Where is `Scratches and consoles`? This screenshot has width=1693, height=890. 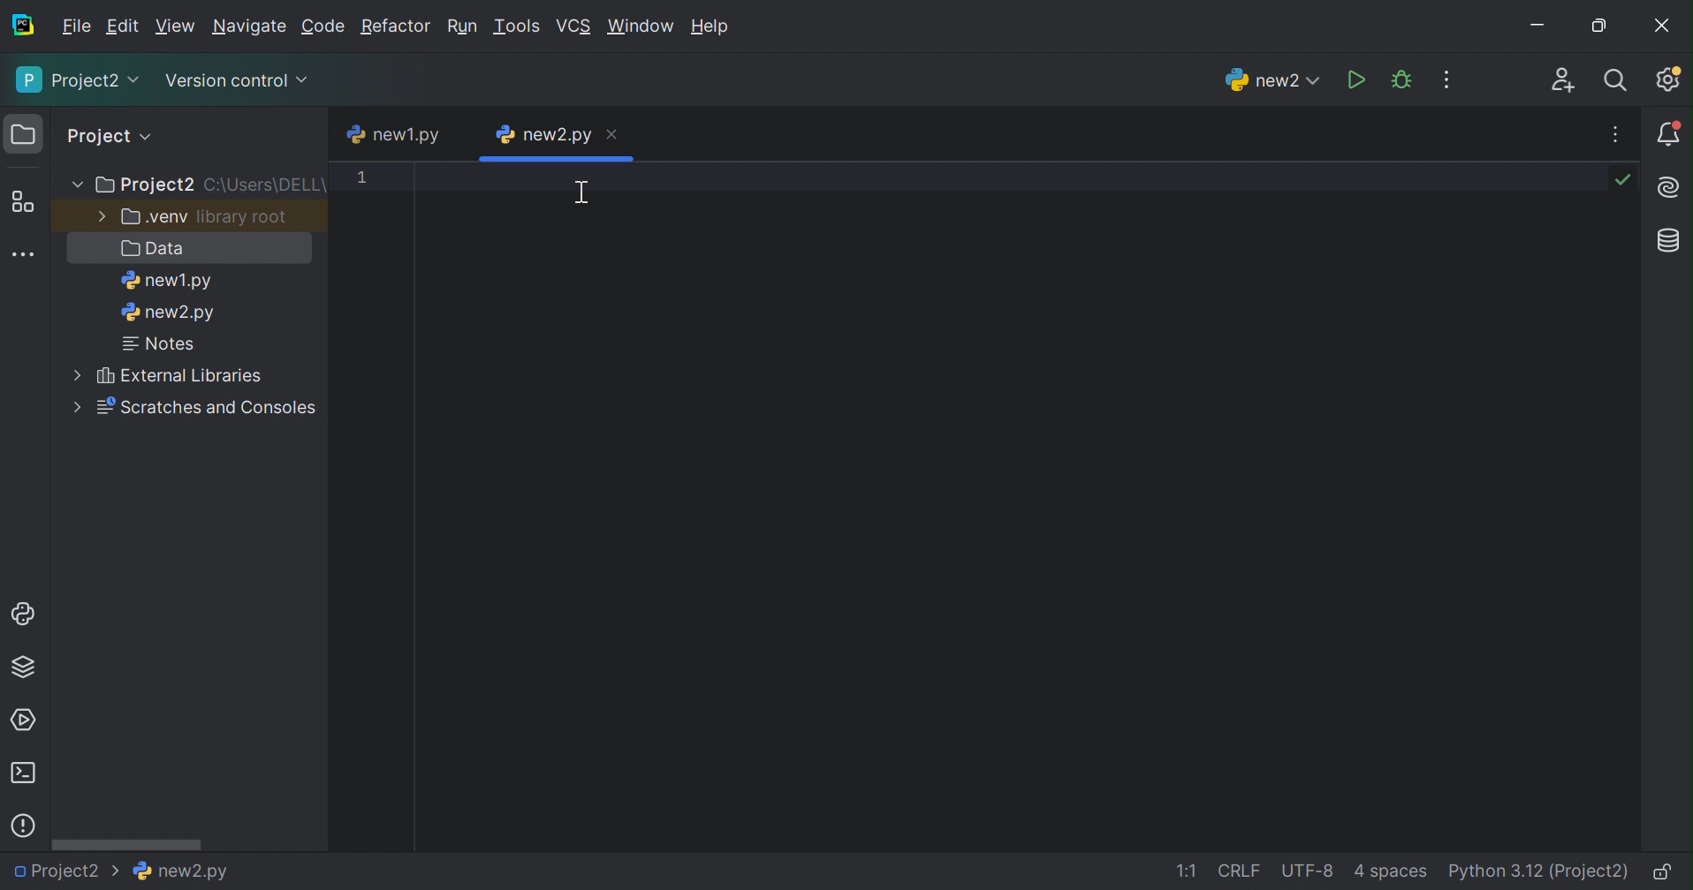
Scratches and consoles is located at coordinates (199, 408).